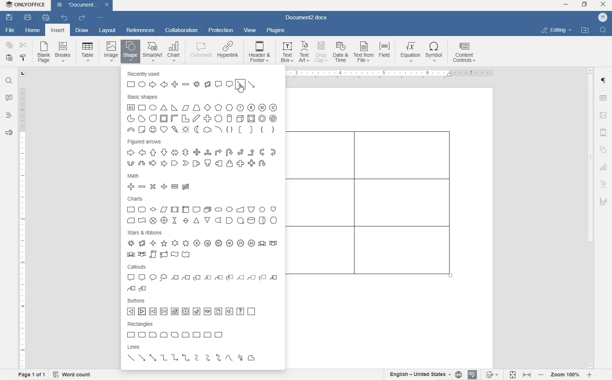  What do you see at coordinates (566, 375) in the screenshot?
I see `zoom in or out` at bounding box center [566, 375].